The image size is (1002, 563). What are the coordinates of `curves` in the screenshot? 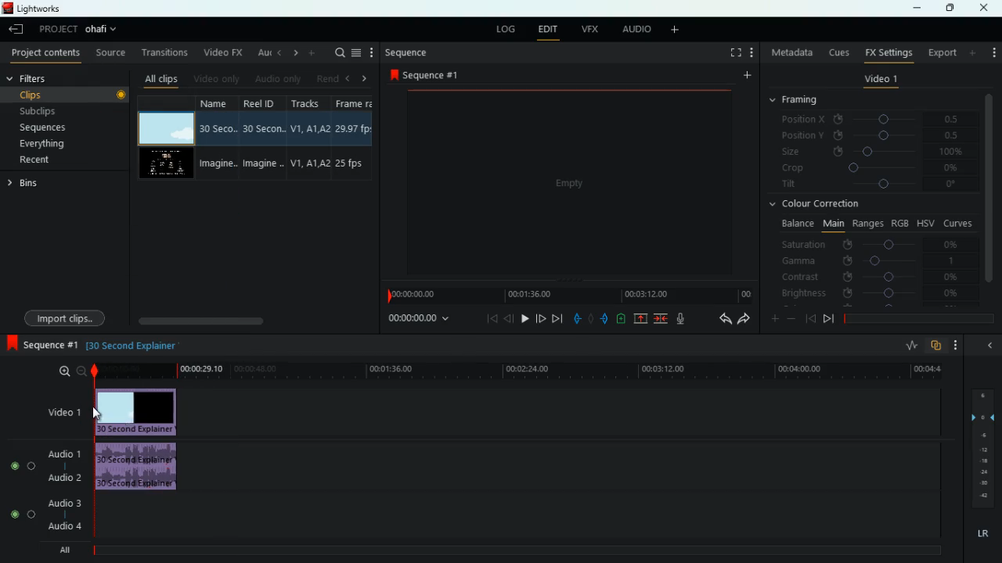 It's located at (958, 222).